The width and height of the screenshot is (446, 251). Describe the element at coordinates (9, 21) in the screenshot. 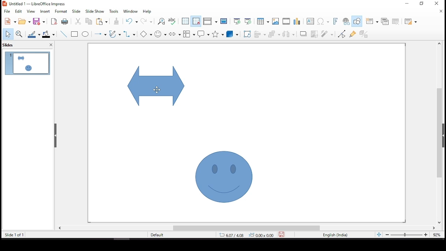

I see `new` at that location.